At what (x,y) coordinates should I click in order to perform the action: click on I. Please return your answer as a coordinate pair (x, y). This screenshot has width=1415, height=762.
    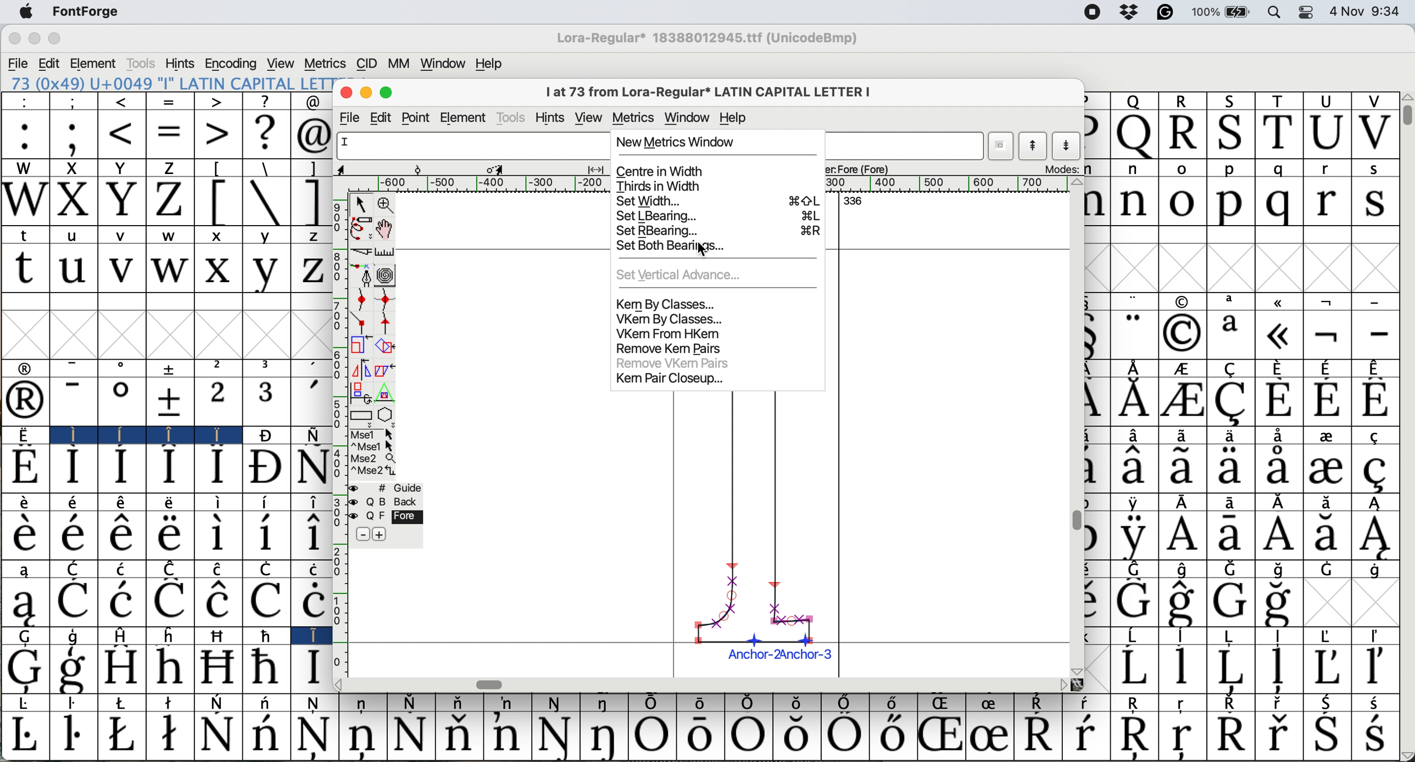
    Looking at the image, I should click on (70, 435).